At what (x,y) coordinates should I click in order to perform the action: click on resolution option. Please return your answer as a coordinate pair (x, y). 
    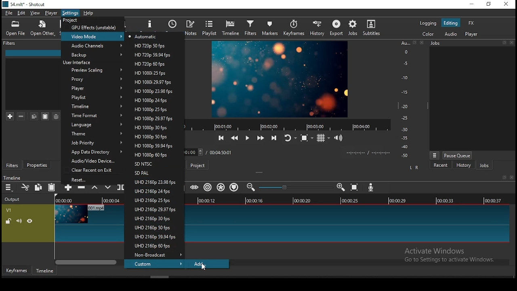
    Looking at the image, I should click on (154, 192).